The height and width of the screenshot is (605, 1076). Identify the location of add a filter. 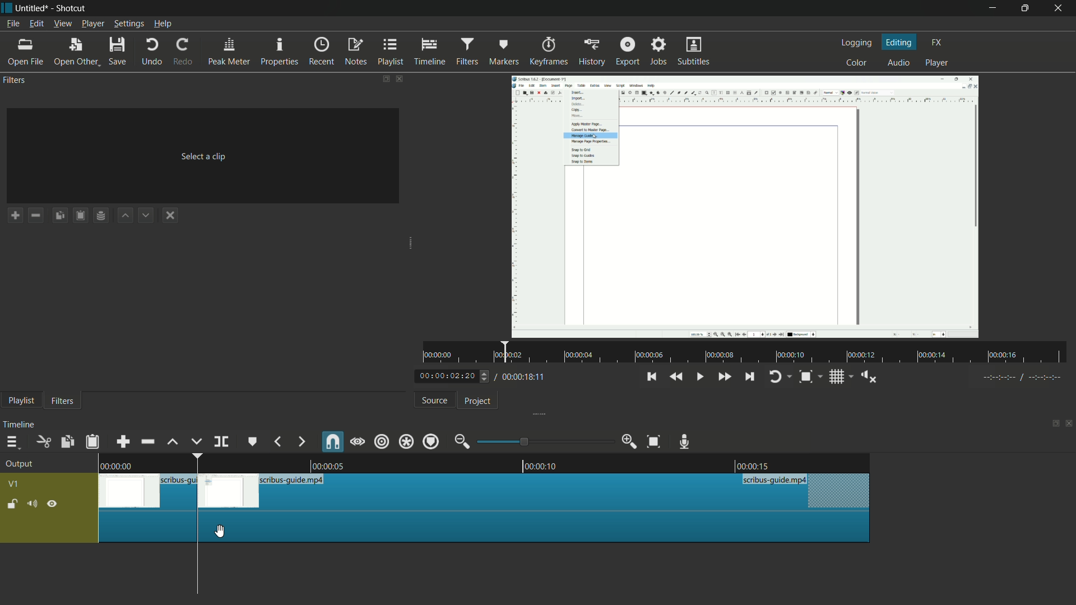
(15, 215).